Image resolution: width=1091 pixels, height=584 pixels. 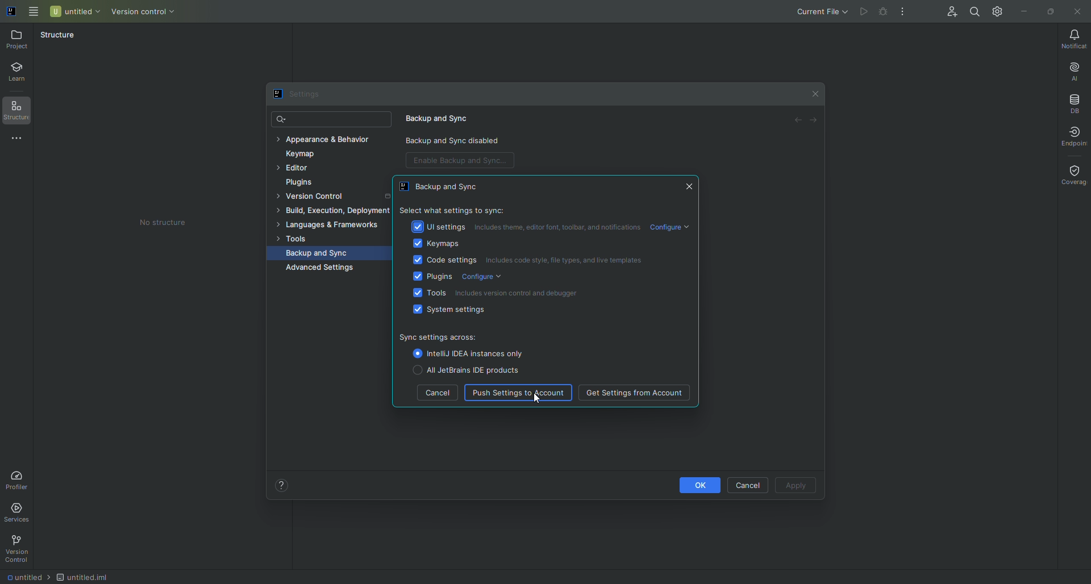 What do you see at coordinates (464, 161) in the screenshot?
I see `Enable Backup` at bounding box center [464, 161].